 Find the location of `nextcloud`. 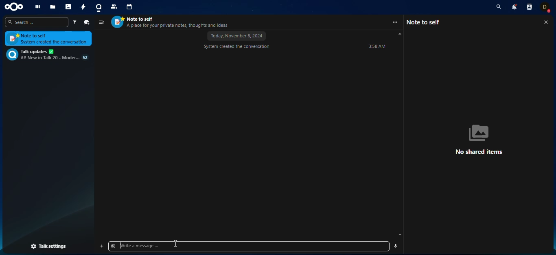

nextcloud is located at coordinates (16, 7).